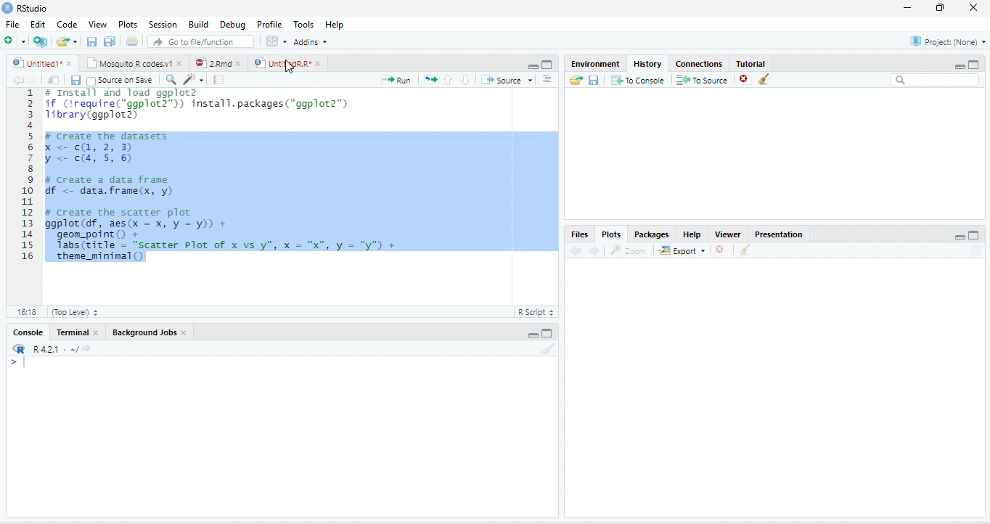 The height and width of the screenshot is (524, 990). I want to click on Export, so click(682, 250).